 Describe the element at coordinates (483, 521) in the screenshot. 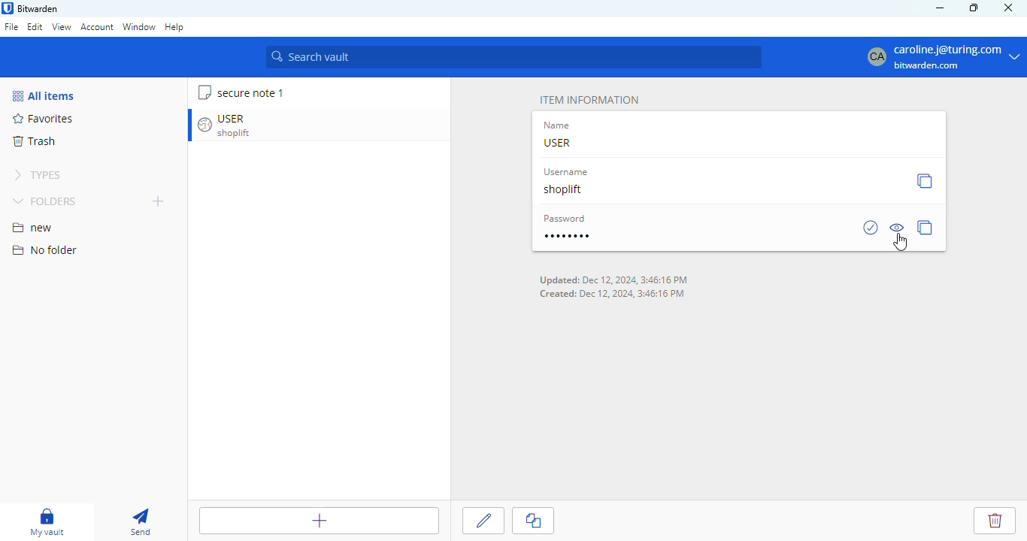

I see `edit` at that location.